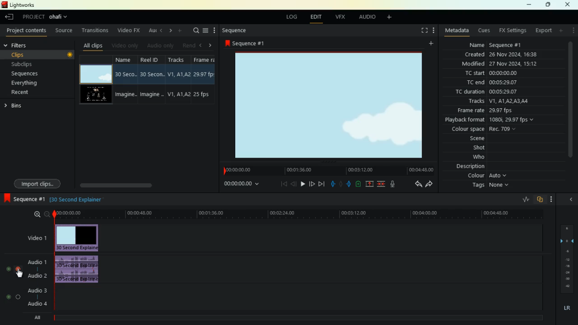  Describe the element at coordinates (206, 30) in the screenshot. I see `menu` at that location.